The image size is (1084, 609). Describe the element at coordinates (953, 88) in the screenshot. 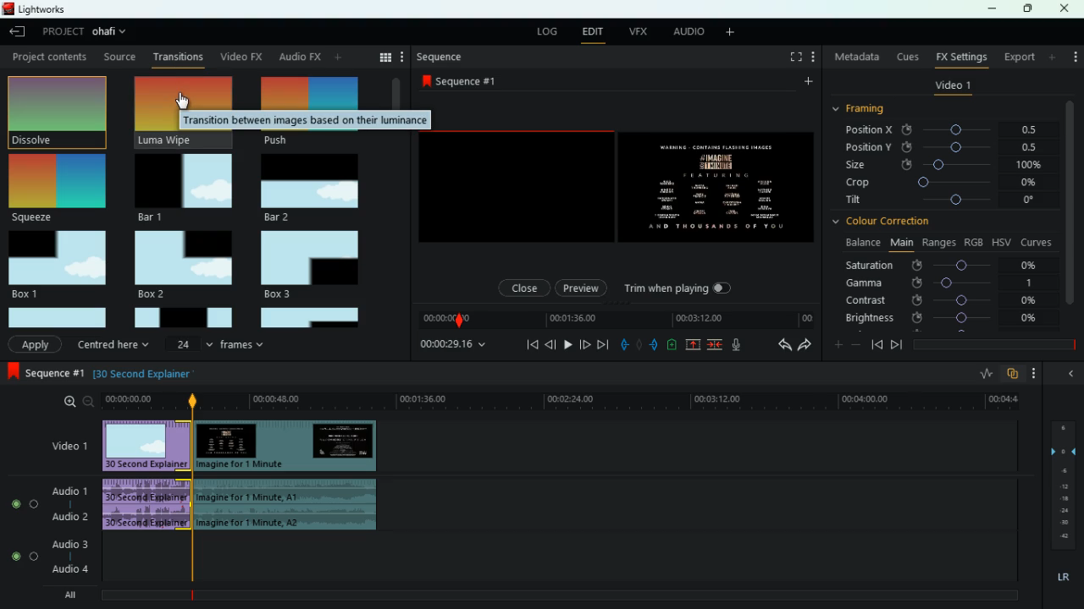

I see `video 1` at that location.